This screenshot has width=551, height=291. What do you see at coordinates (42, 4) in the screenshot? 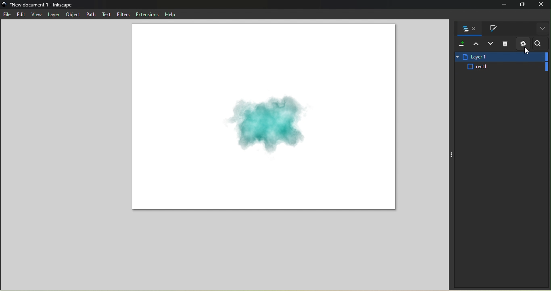
I see ` *New document 1 - Inkscape` at bounding box center [42, 4].